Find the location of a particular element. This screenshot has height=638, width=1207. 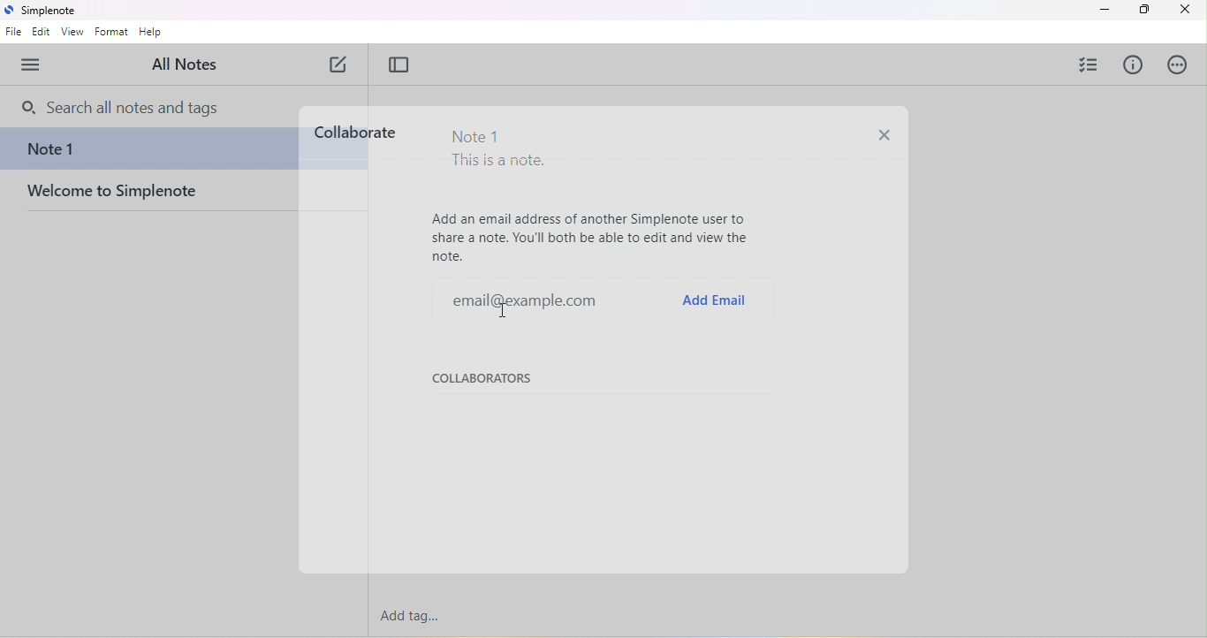

add email is located at coordinates (714, 300).